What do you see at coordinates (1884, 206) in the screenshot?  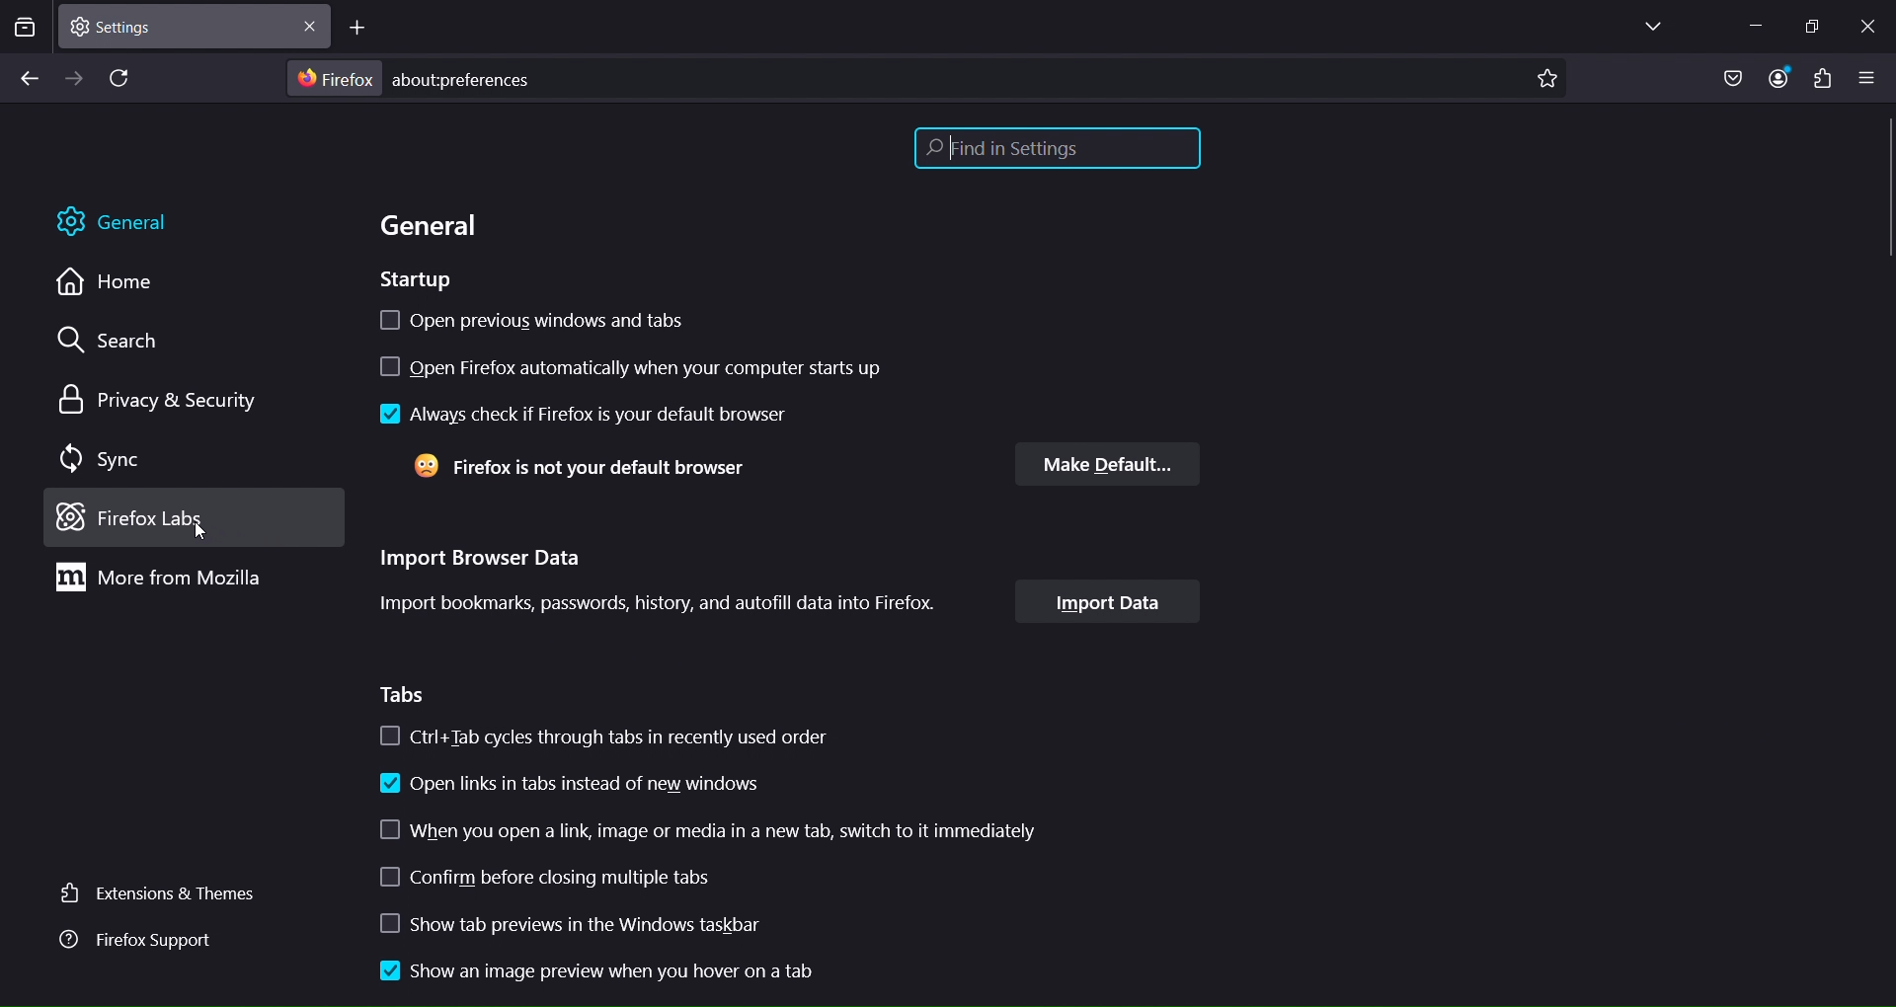 I see `scrollbar` at bounding box center [1884, 206].